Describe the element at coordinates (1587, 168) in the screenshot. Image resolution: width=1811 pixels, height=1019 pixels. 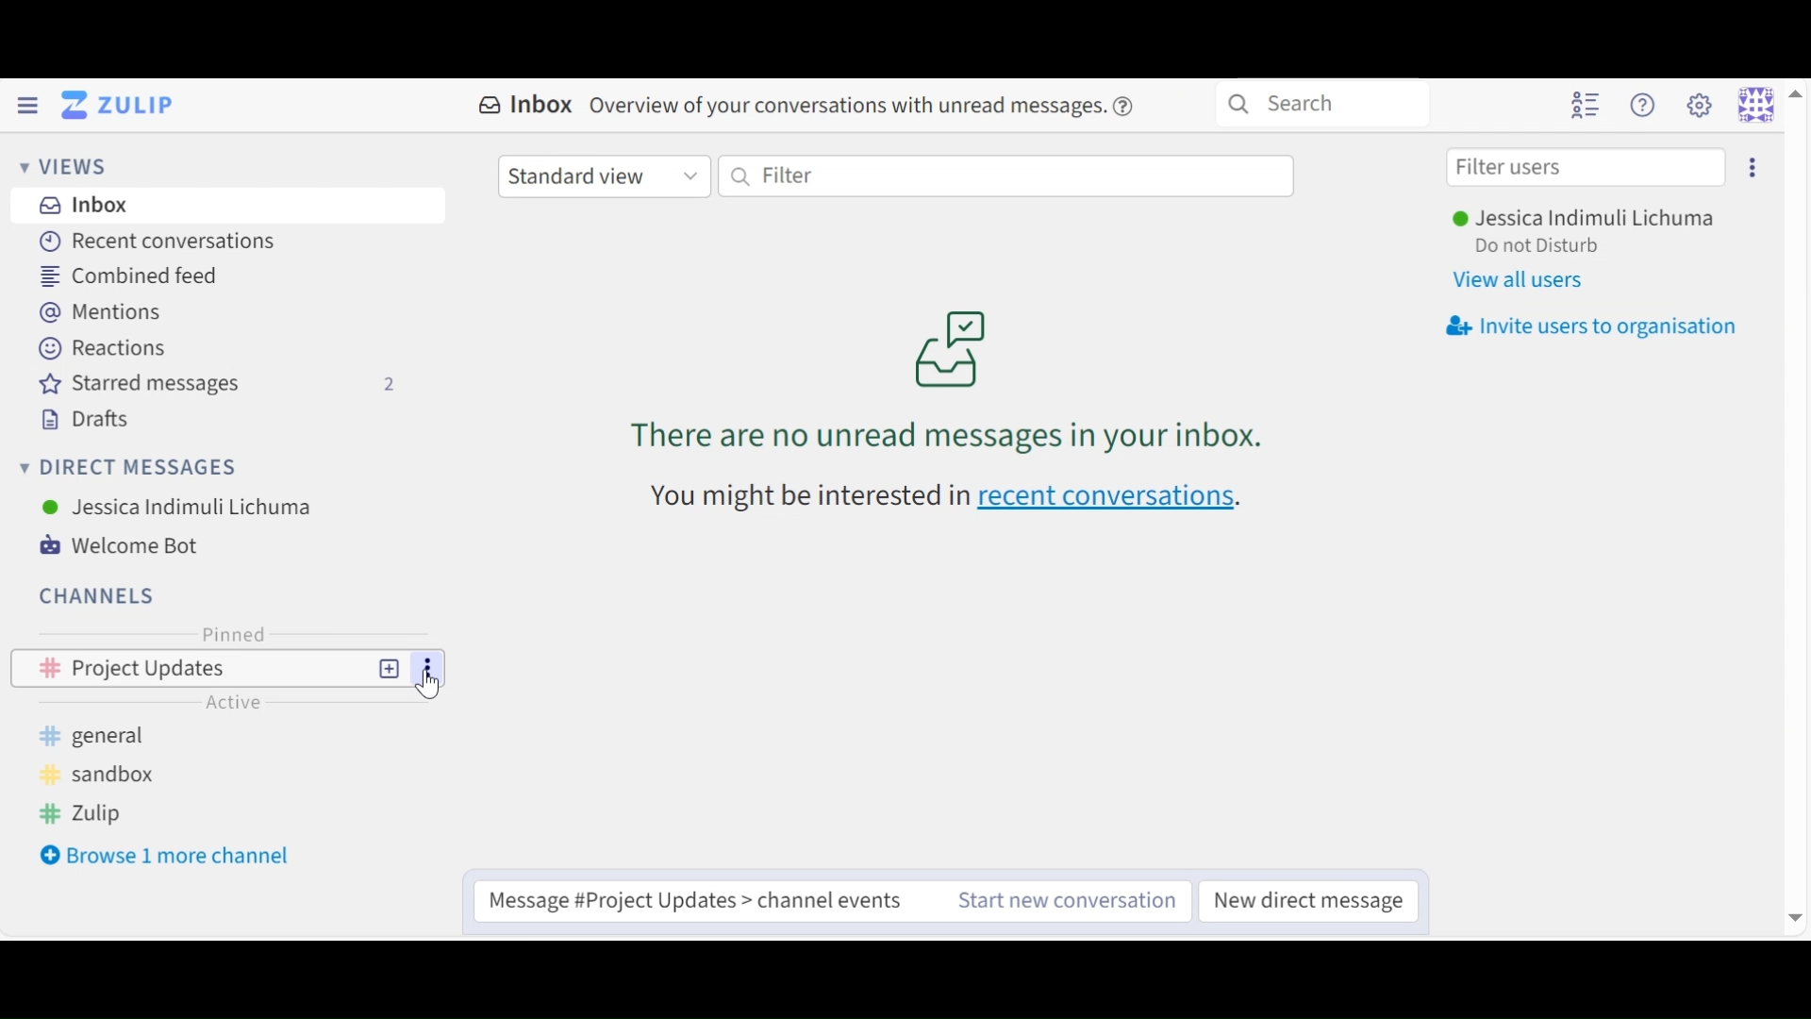
I see `Filter users` at that location.